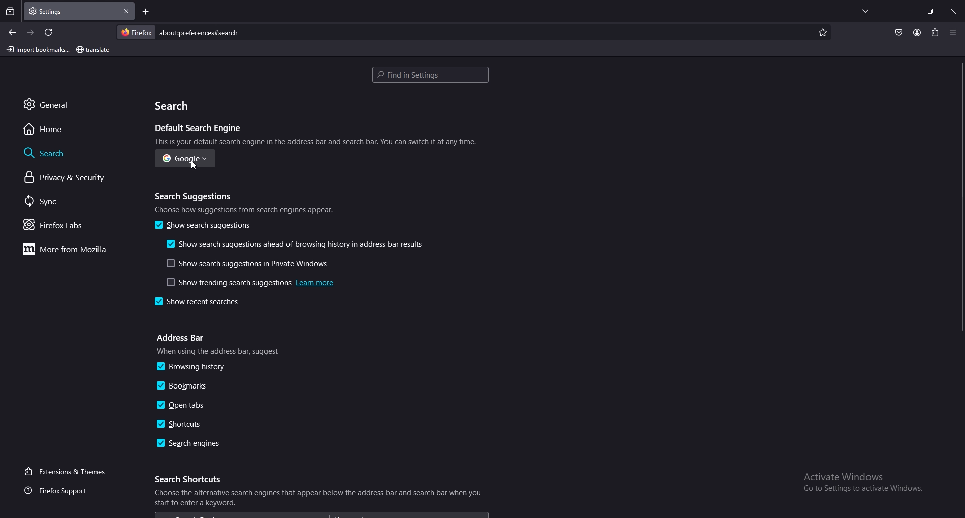 This screenshot has width=965, height=518. Describe the element at coordinates (205, 226) in the screenshot. I see `show search suggestions` at that location.